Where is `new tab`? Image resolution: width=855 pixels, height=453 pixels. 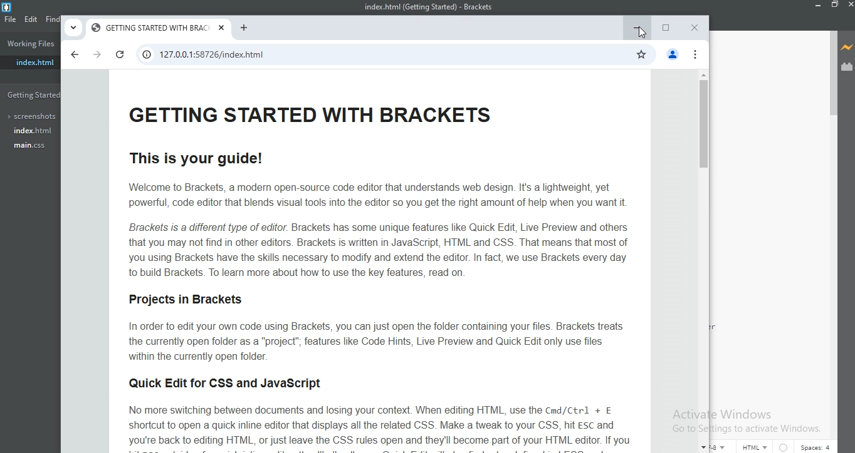
new tab is located at coordinates (244, 29).